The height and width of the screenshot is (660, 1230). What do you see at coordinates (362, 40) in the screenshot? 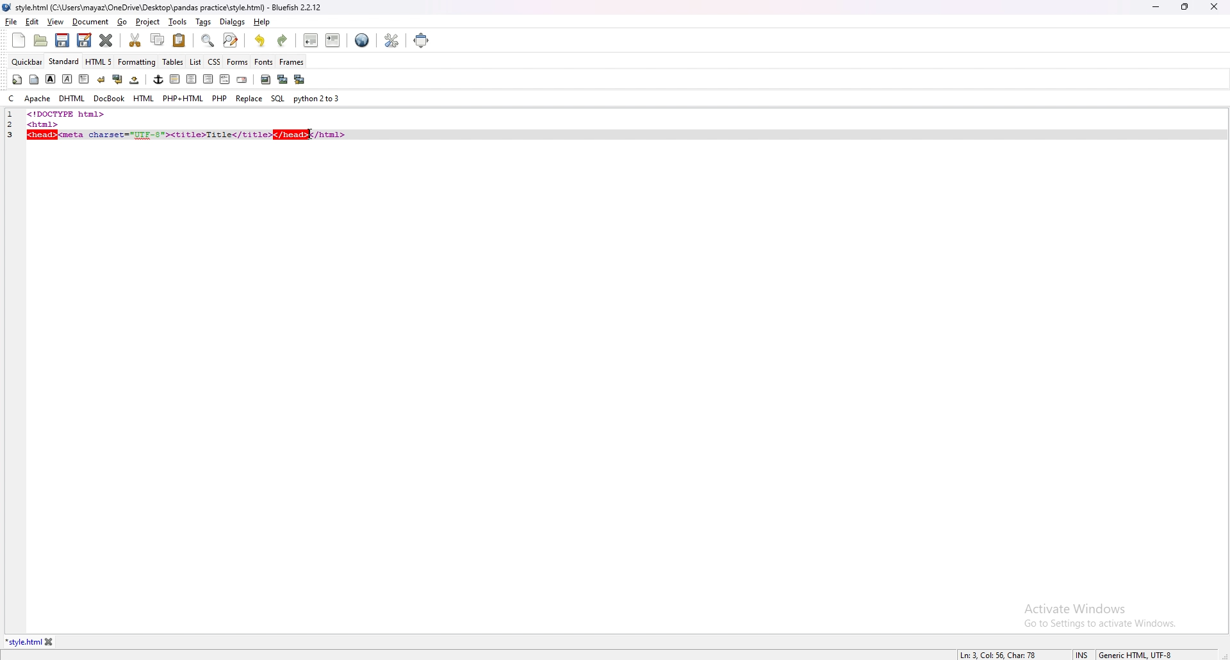
I see `web preview` at bounding box center [362, 40].